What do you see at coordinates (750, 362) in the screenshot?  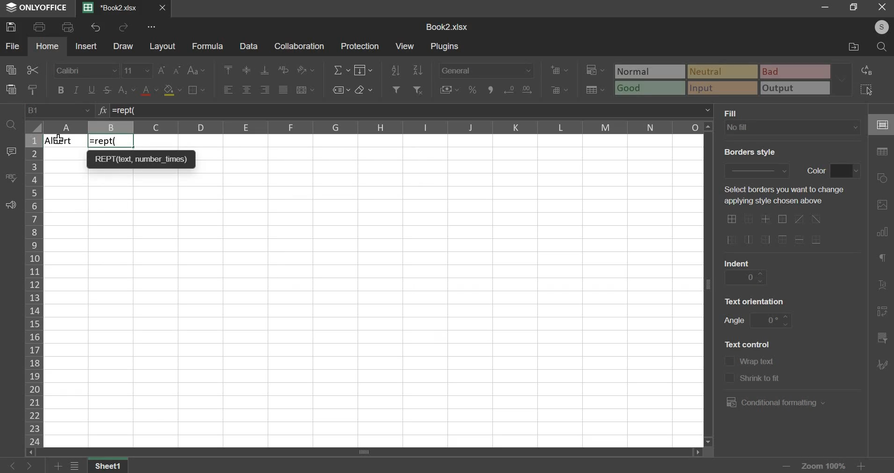 I see `wrap text` at bounding box center [750, 362].